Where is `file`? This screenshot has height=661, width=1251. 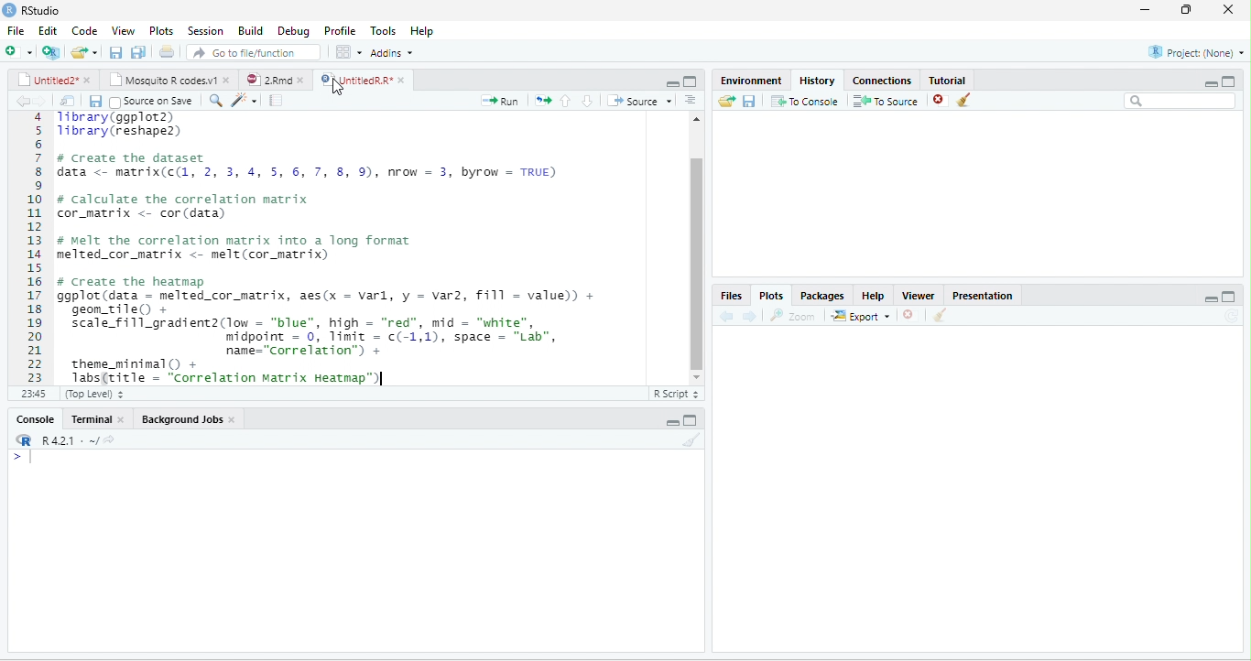 file is located at coordinates (16, 30).